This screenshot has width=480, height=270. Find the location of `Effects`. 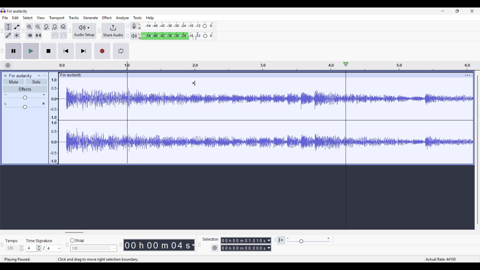

Effects is located at coordinates (25, 89).